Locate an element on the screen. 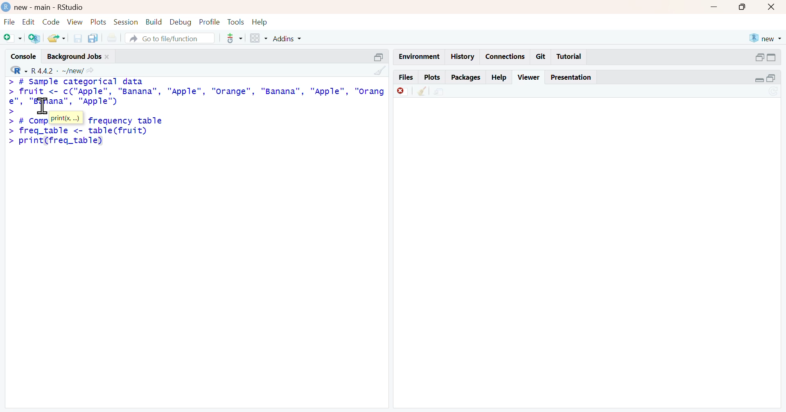 This screenshot has height=412, width=786. save current document is located at coordinates (79, 39).